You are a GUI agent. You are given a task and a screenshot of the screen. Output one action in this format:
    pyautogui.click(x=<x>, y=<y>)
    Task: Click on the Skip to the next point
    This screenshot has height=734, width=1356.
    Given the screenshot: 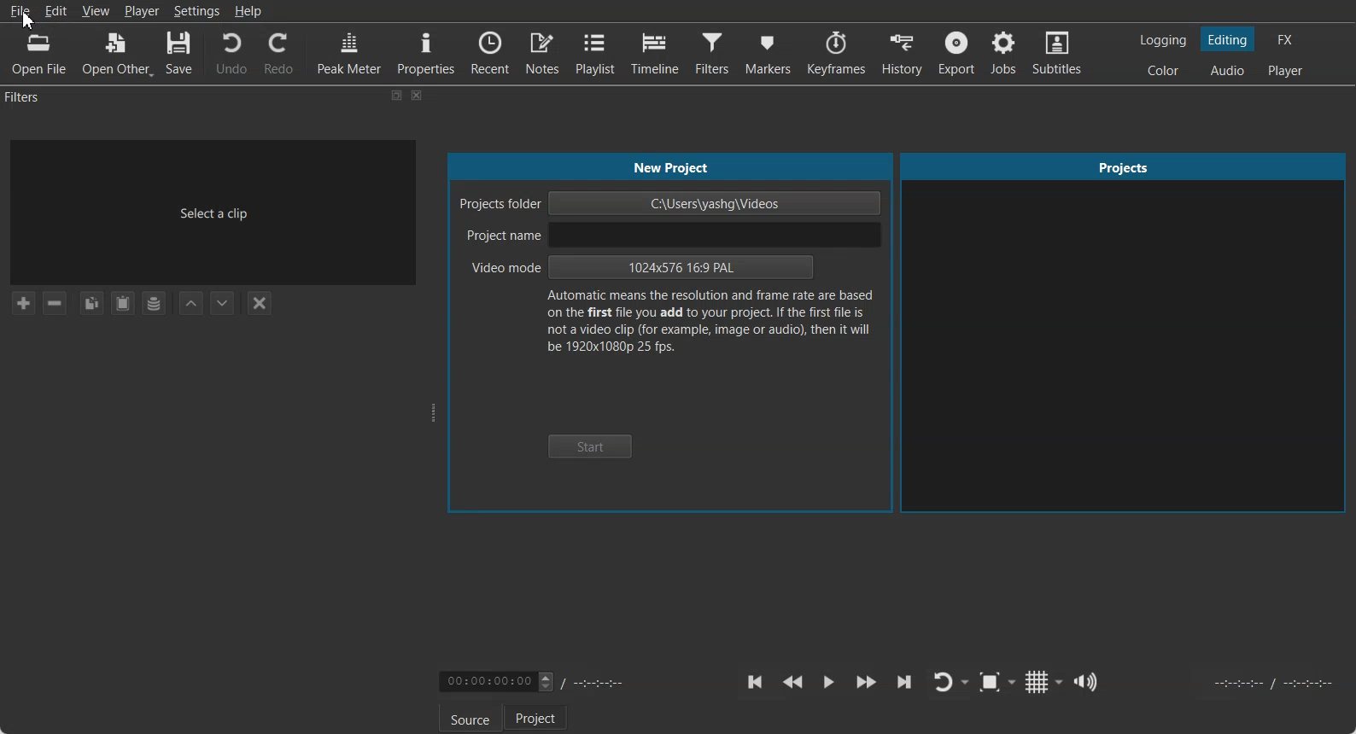 What is the action you would take?
    pyautogui.click(x=903, y=682)
    